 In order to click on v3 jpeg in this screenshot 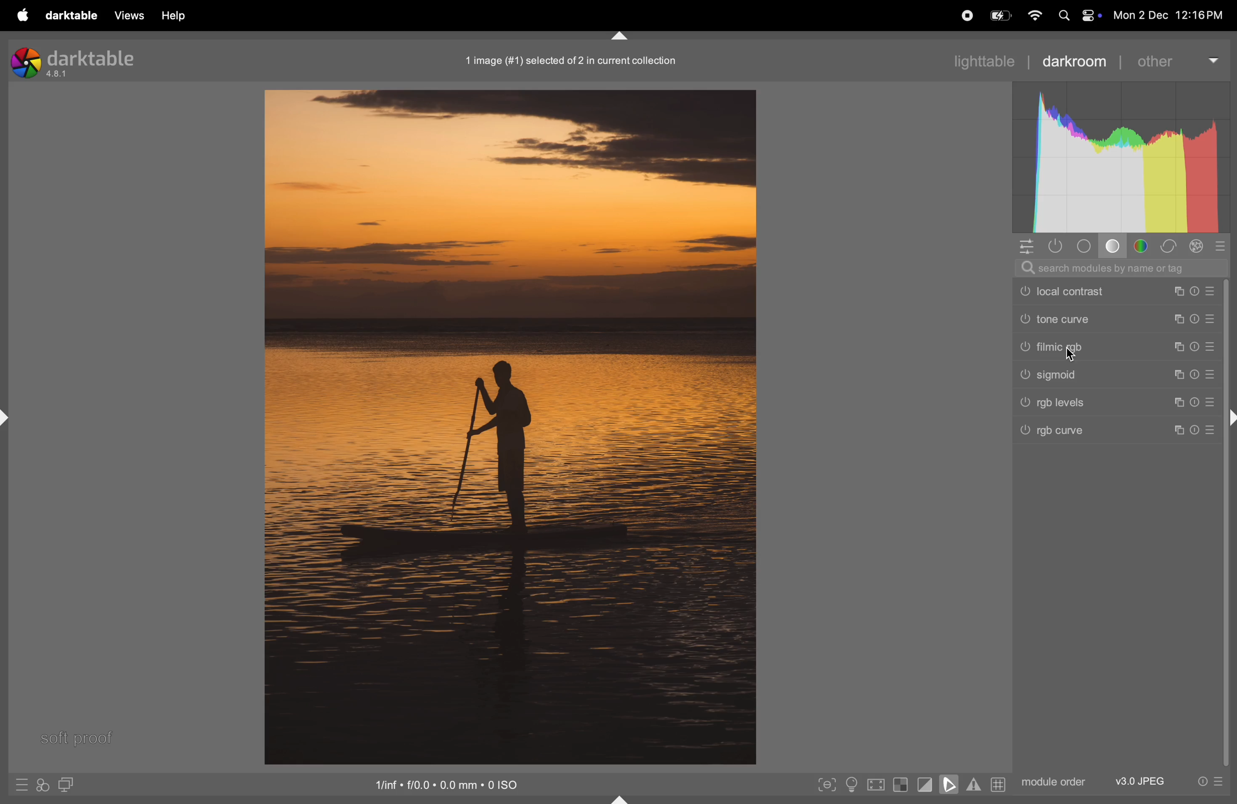, I will do `click(1140, 781)`.